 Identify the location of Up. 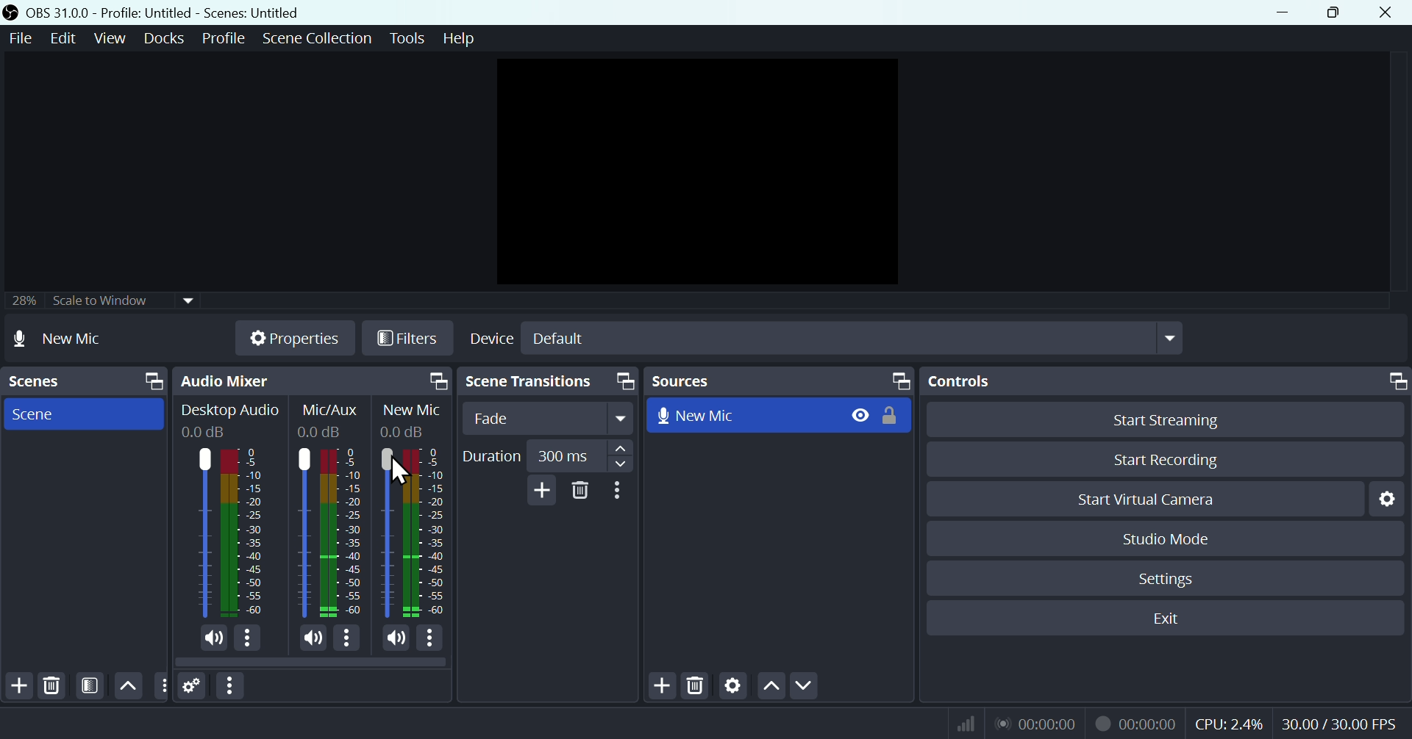
(126, 685).